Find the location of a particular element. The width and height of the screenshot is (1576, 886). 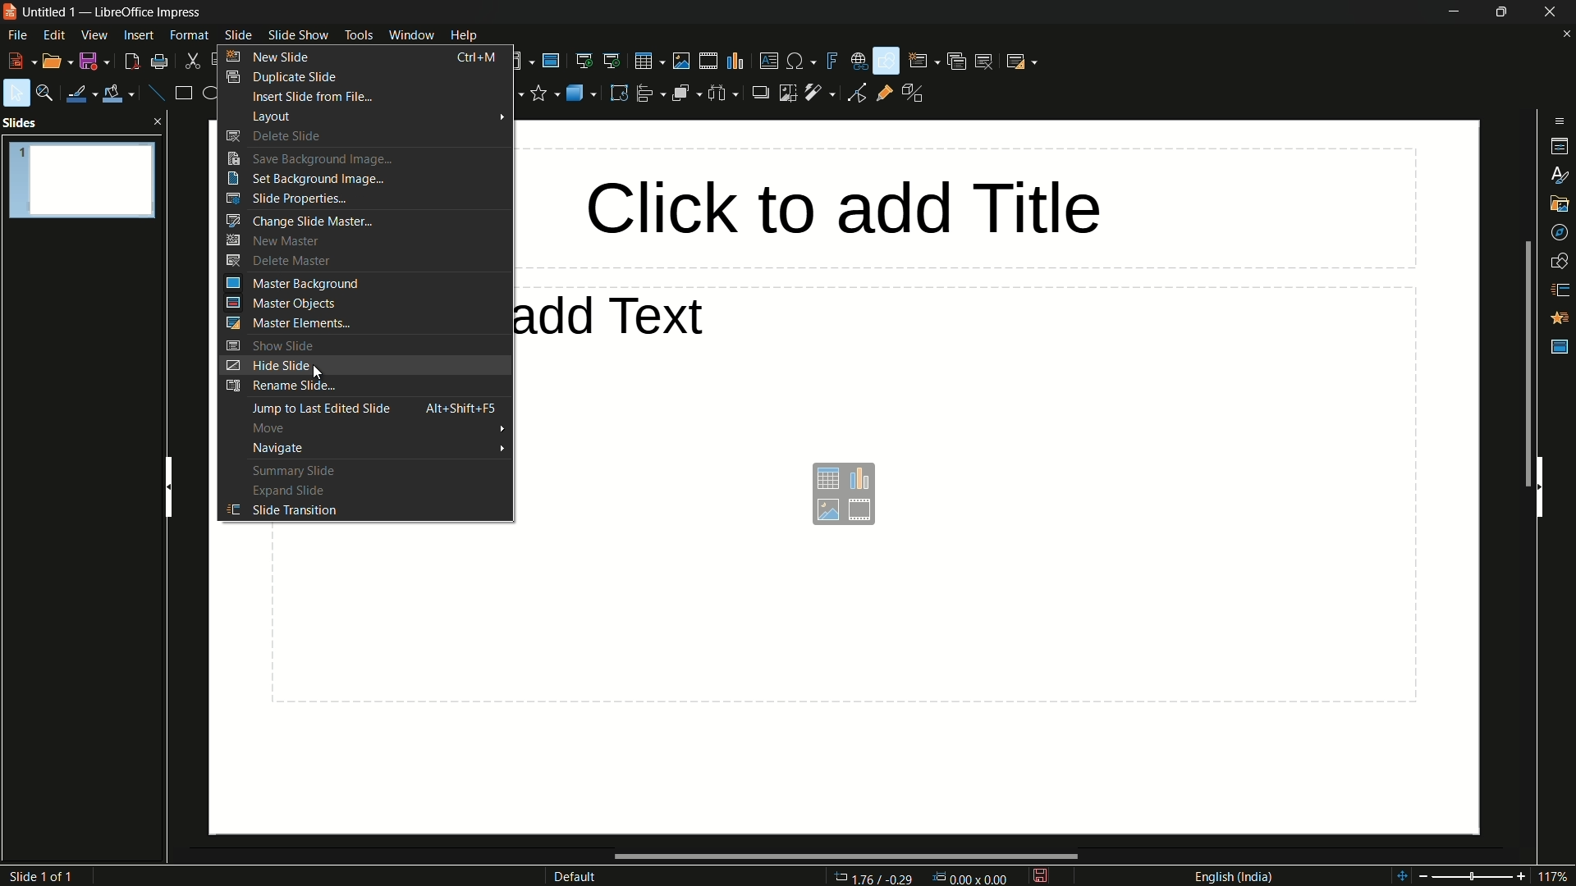

slide number is located at coordinates (39, 876).